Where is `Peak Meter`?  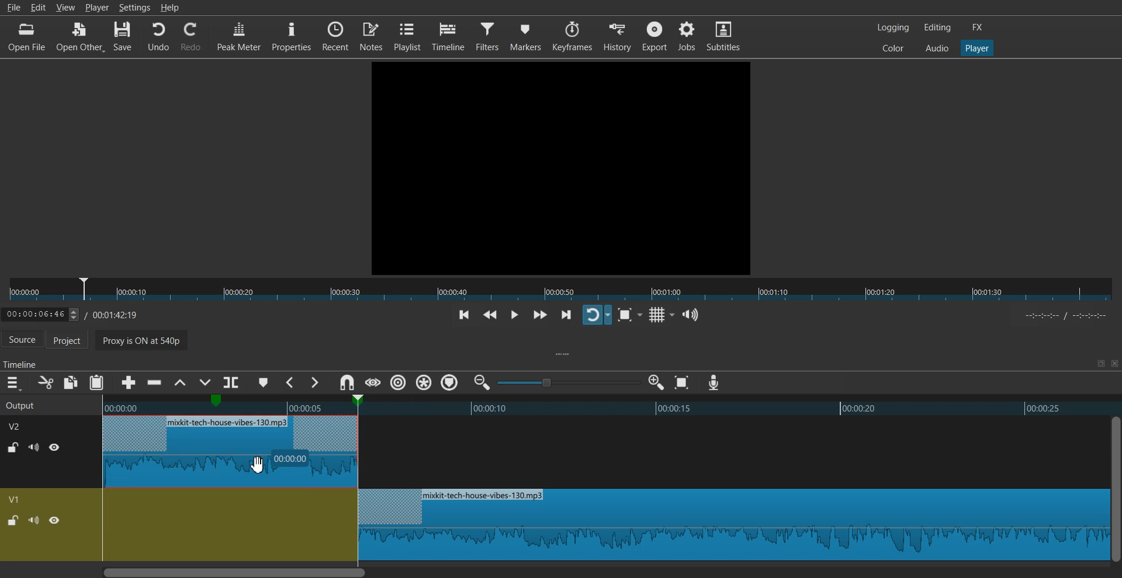
Peak Meter is located at coordinates (239, 35).